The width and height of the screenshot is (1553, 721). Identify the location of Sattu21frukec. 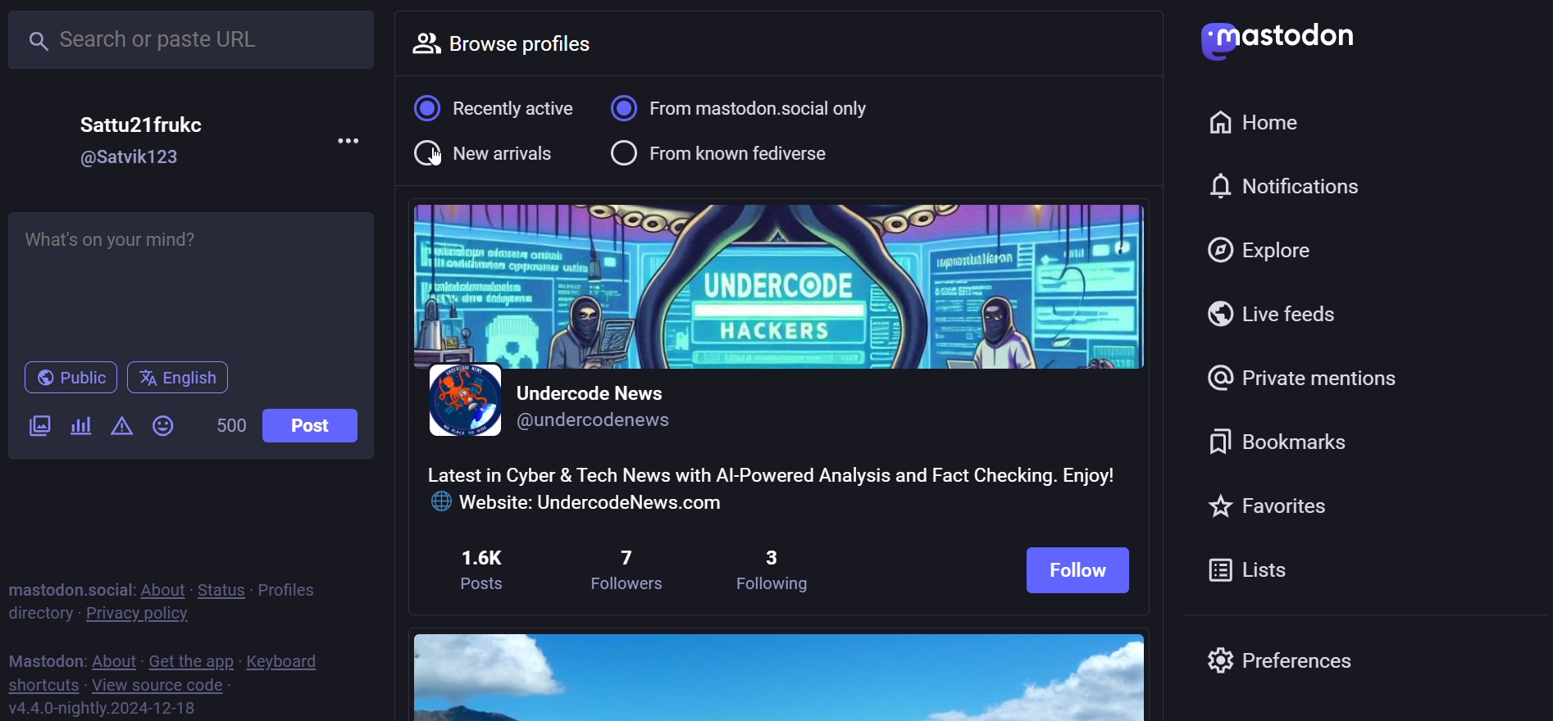
(159, 118).